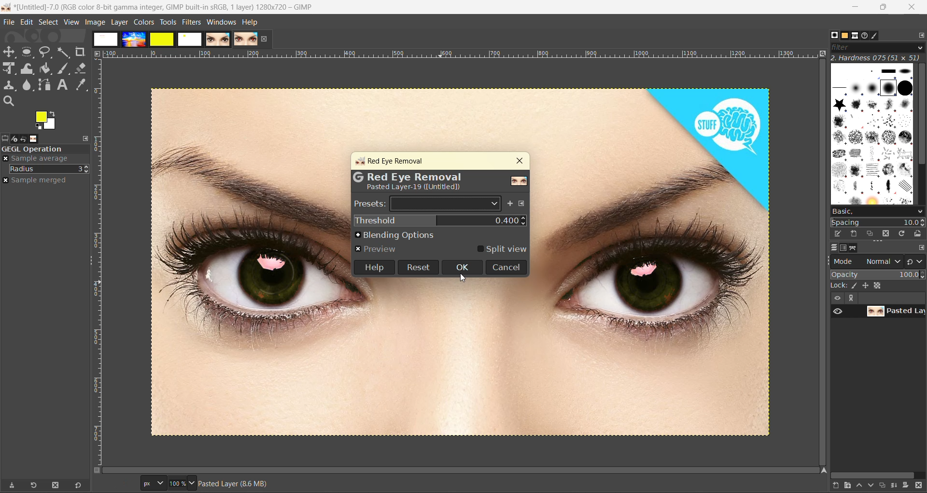 This screenshot has height=493, width=927. What do you see at coordinates (48, 22) in the screenshot?
I see `select` at bounding box center [48, 22].